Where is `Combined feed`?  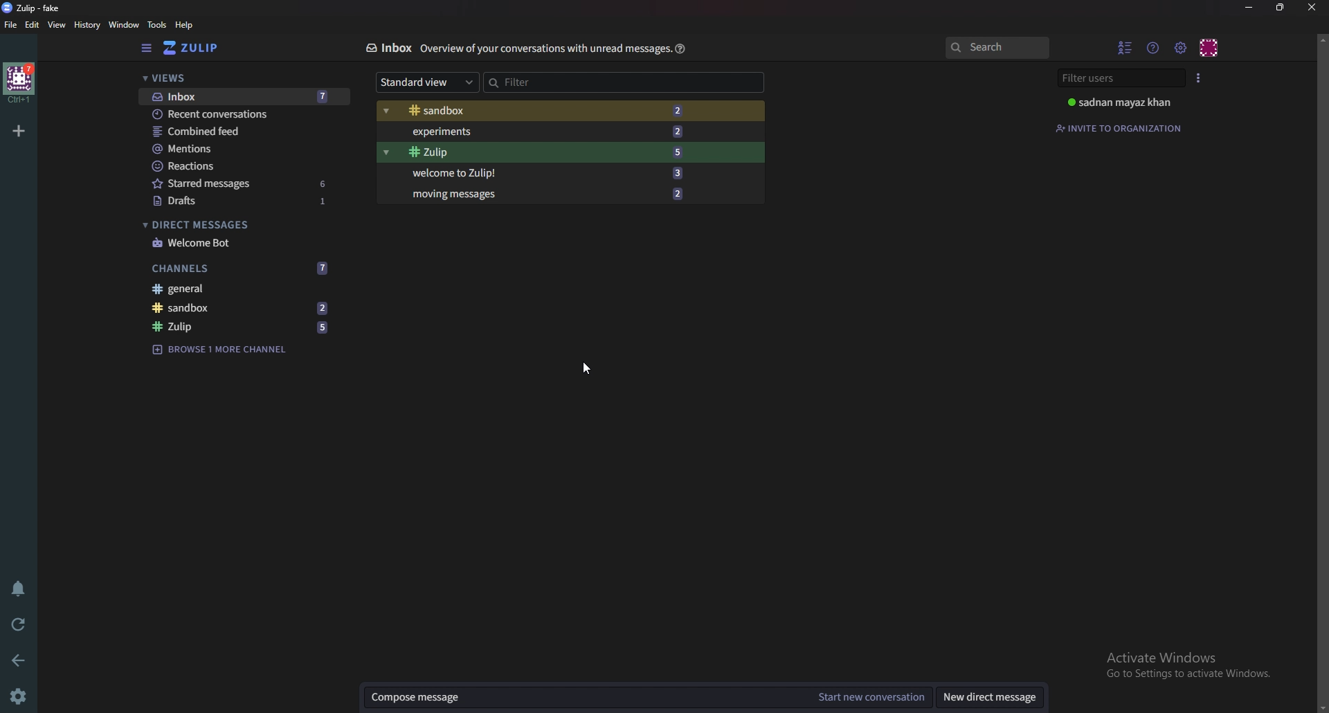
Combined feed is located at coordinates (238, 132).